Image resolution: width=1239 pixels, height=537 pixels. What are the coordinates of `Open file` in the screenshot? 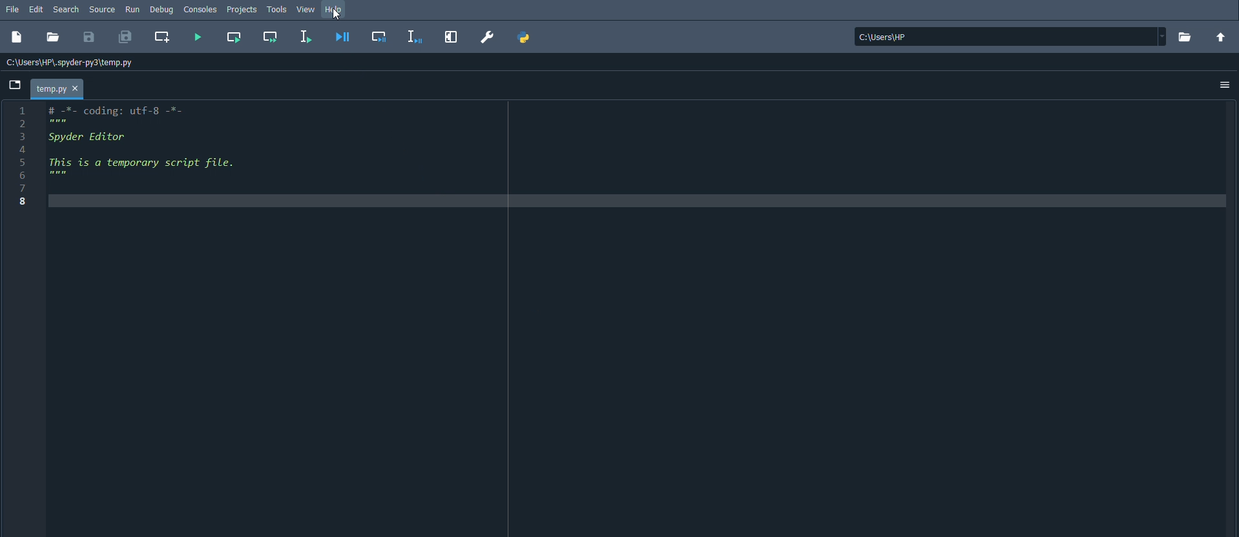 It's located at (52, 35).